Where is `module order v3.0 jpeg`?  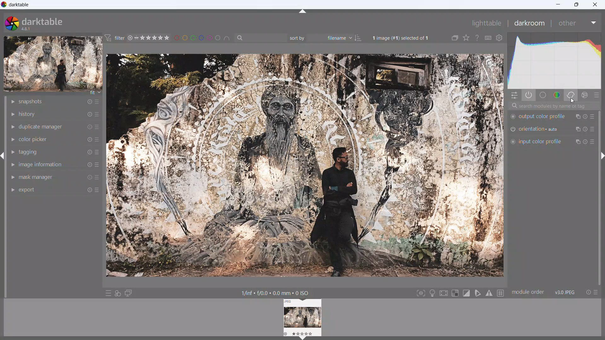 module order v3.0 jpeg is located at coordinates (545, 293).